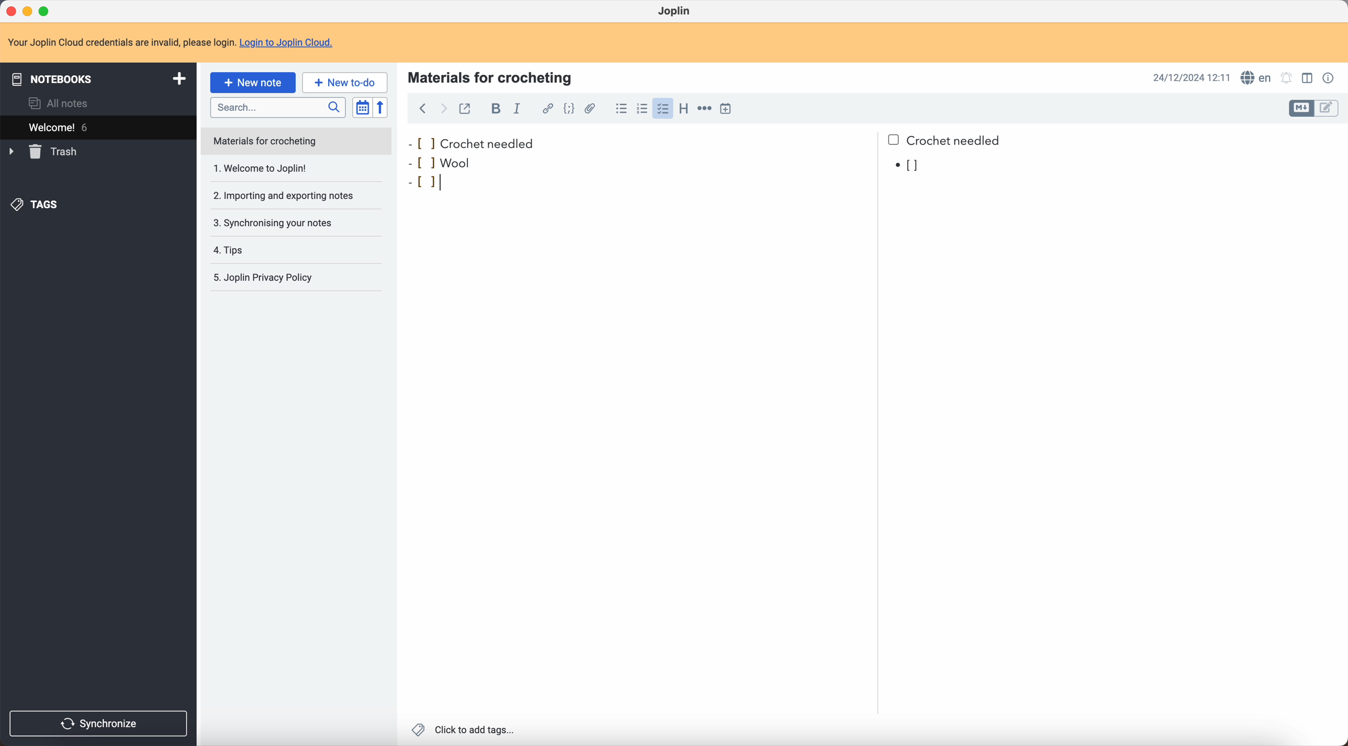 Image resolution: width=1348 pixels, height=746 pixels. What do you see at coordinates (171, 42) in the screenshot?
I see `note` at bounding box center [171, 42].